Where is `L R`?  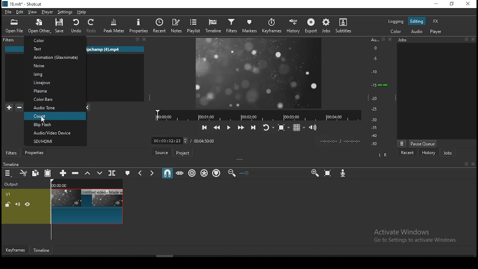 L R is located at coordinates (385, 155).